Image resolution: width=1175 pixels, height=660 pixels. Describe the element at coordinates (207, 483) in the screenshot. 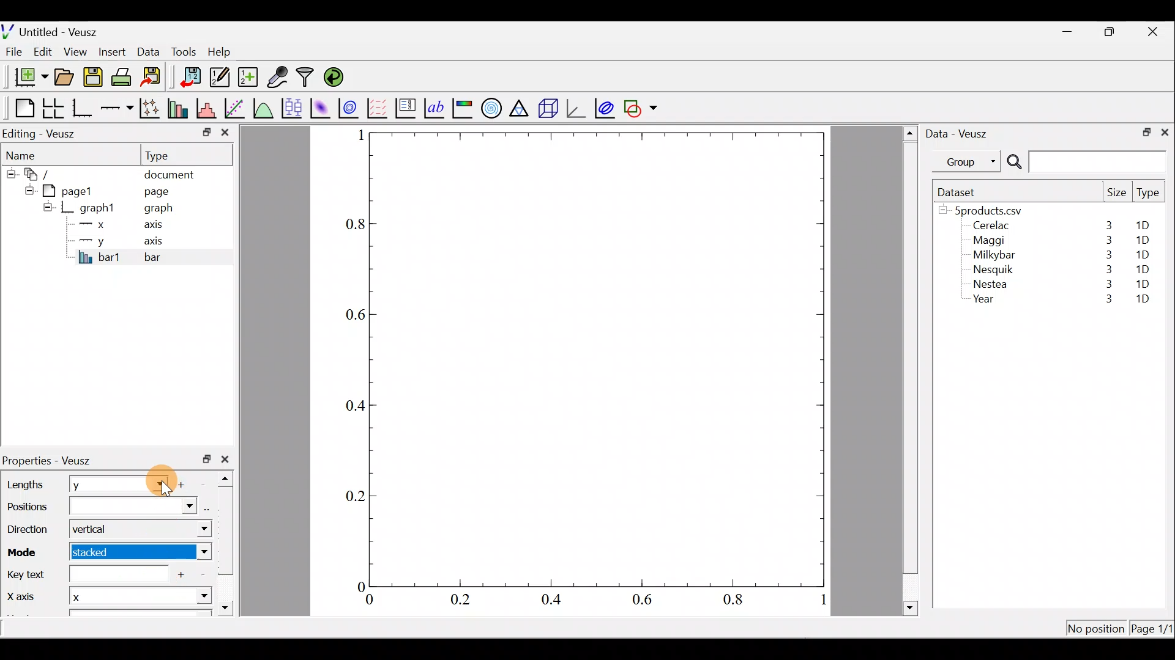

I see `Remove item` at that location.